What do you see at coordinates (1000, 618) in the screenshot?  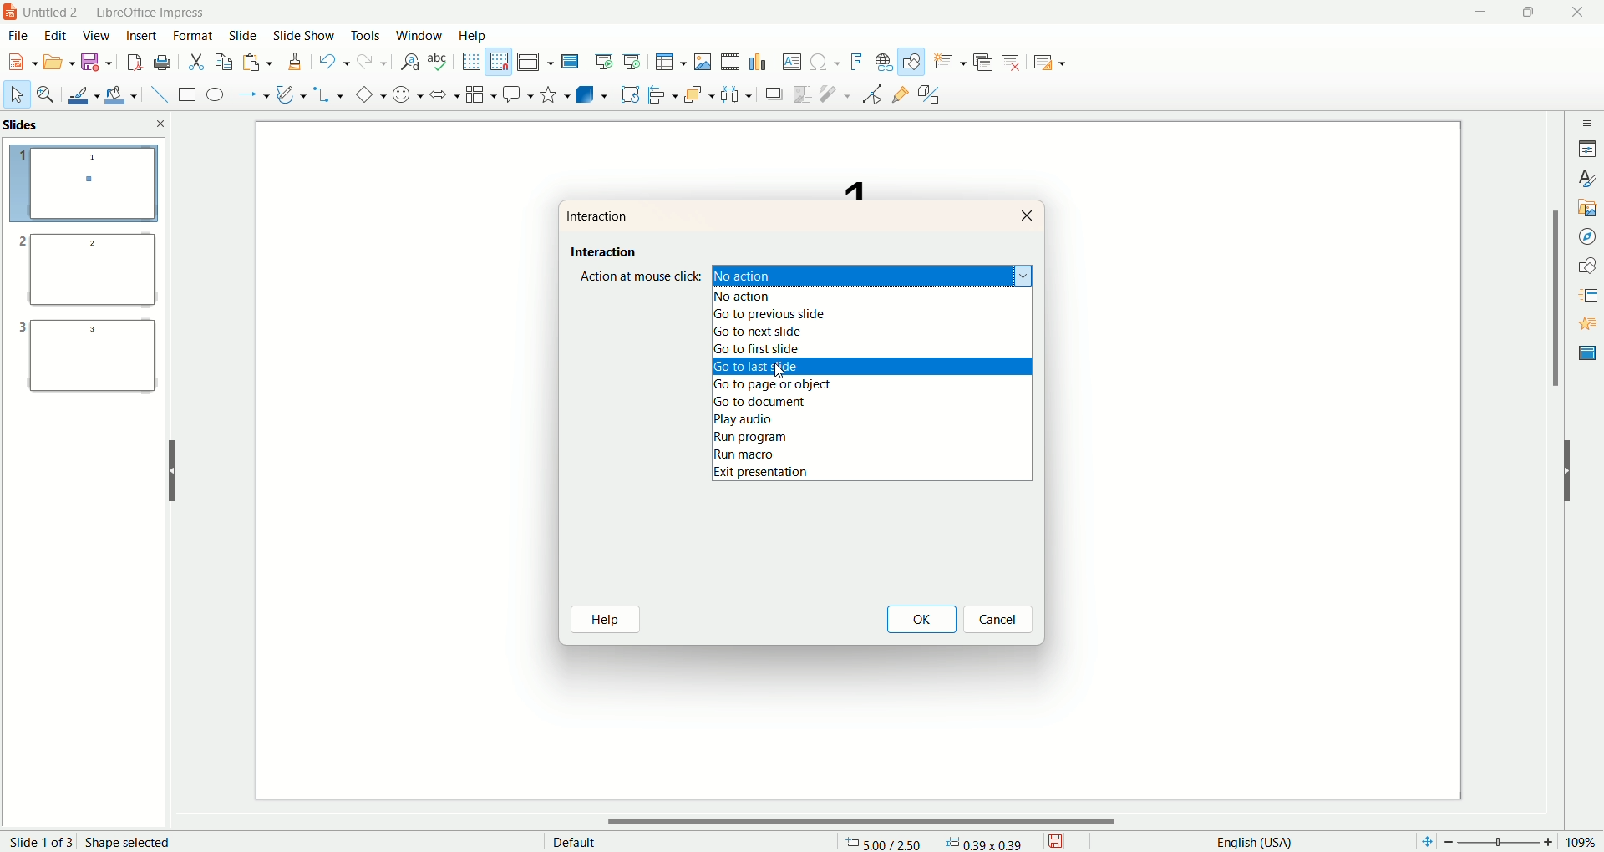 I see `cancel` at bounding box center [1000, 618].